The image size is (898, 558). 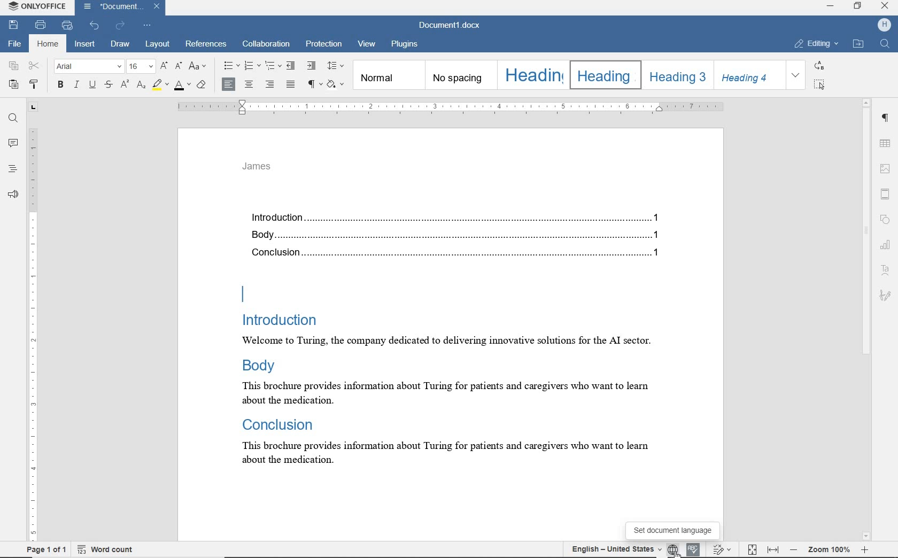 I want to click on font size, so click(x=141, y=67).